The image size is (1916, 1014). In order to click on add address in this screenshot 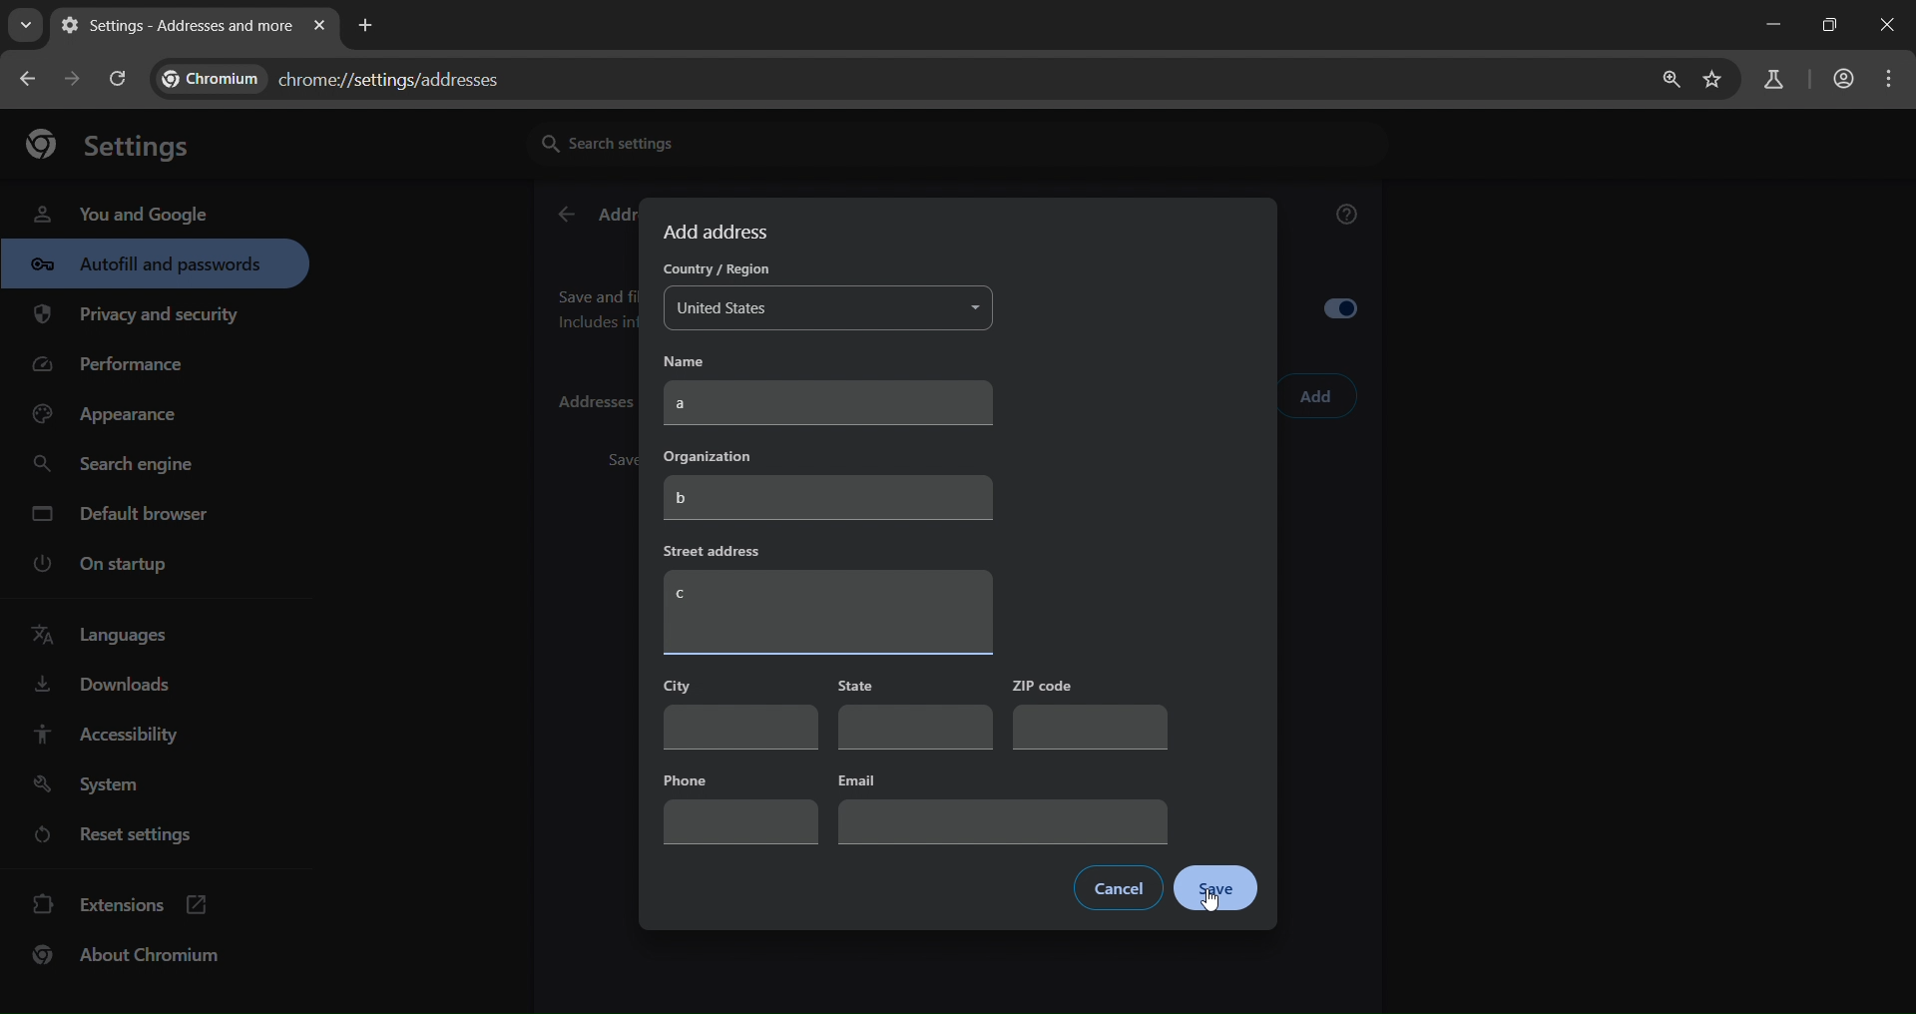, I will do `click(719, 232)`.